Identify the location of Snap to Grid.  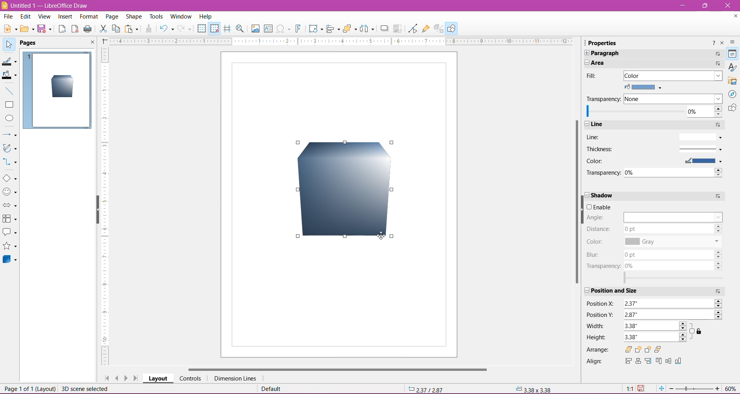
(214, 28).